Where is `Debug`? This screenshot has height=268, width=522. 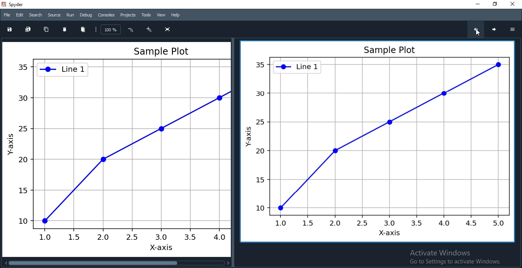
Debug is located at coordinates (85, 15).